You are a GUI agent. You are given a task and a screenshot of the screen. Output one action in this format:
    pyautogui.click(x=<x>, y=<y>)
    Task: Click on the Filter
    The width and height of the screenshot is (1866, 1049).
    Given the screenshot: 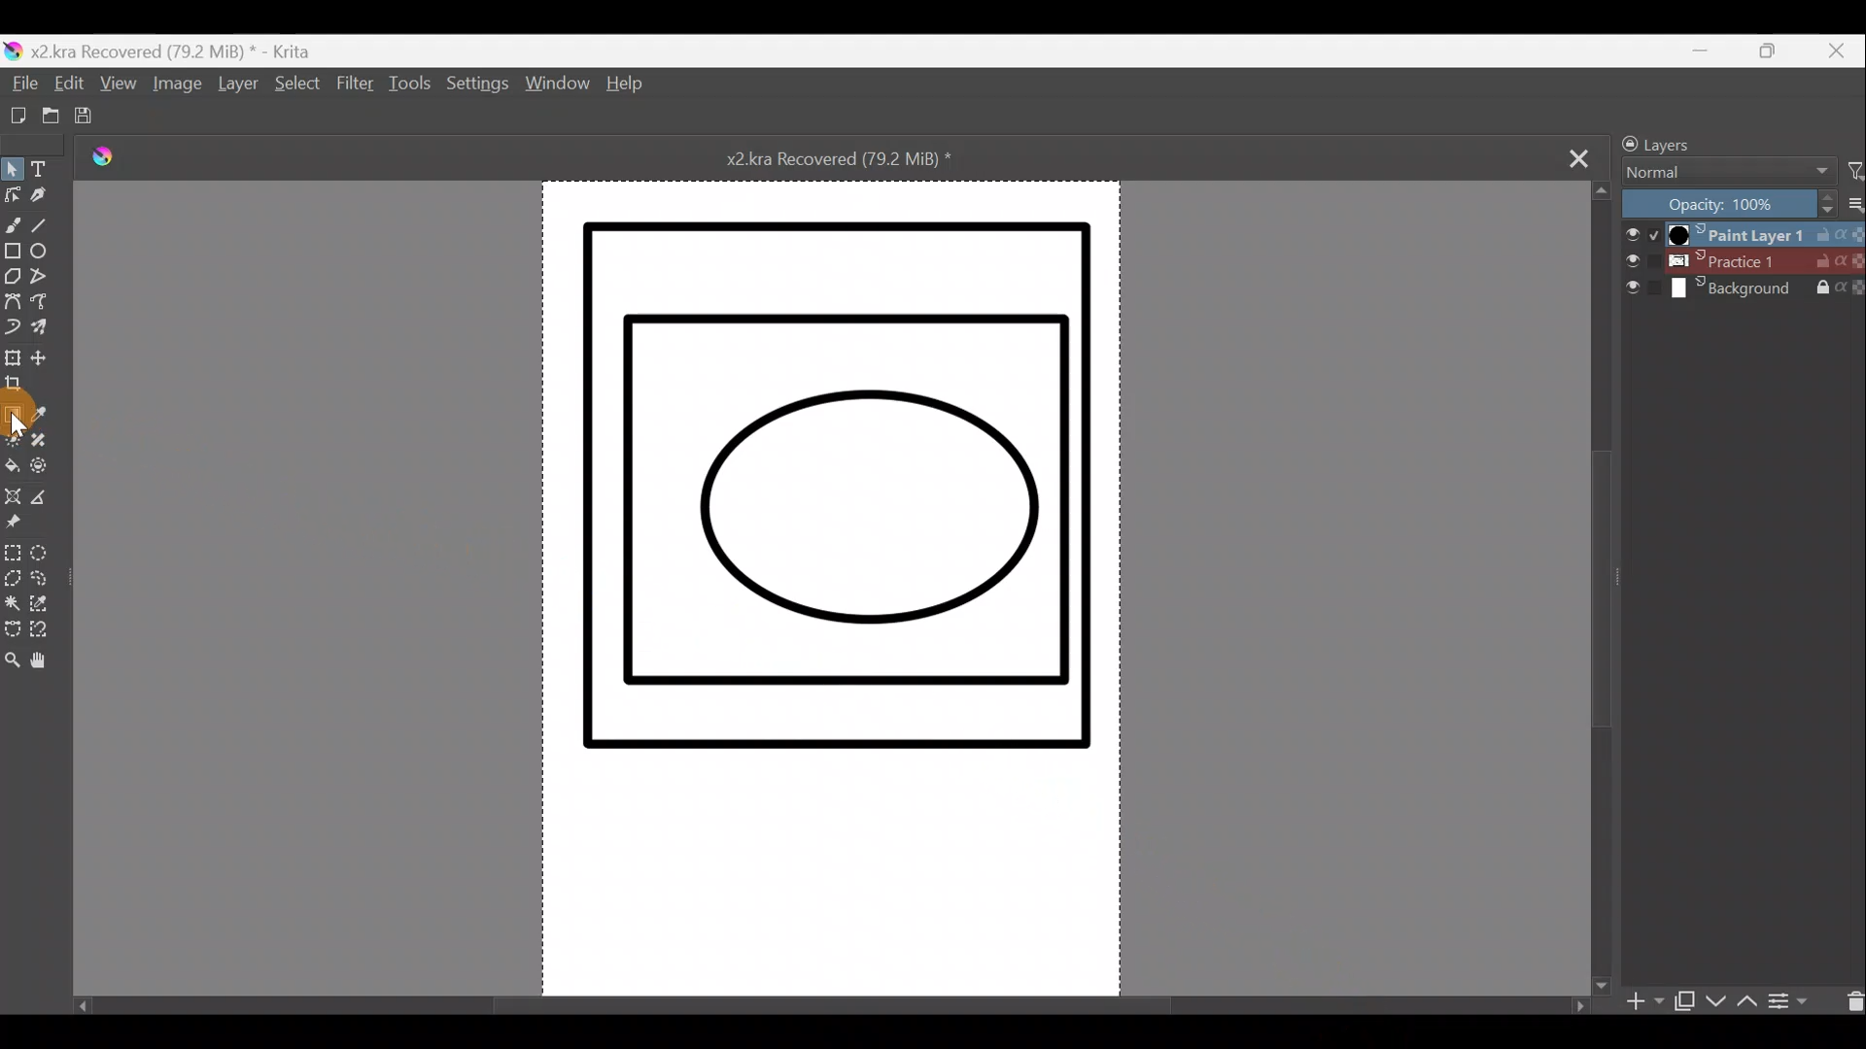 What is the action you would take?
    pyautogui.click(x=1854, y=172)
    